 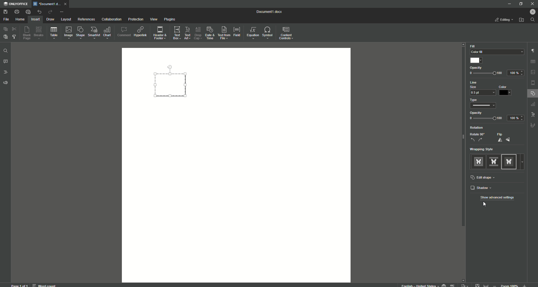 What do you see at coordinates (54, 34) in the screenshot?
I see `Table` at bounding box center [54, 34].